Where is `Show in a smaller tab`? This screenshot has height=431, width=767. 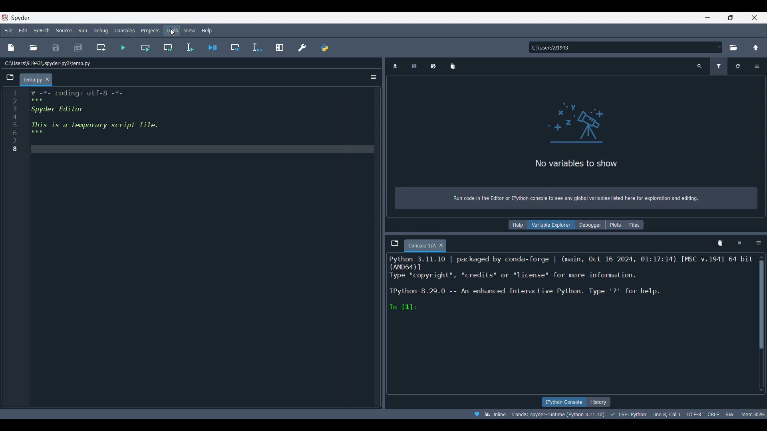
Show in a smaller tab is located at coordinates (731, 18).